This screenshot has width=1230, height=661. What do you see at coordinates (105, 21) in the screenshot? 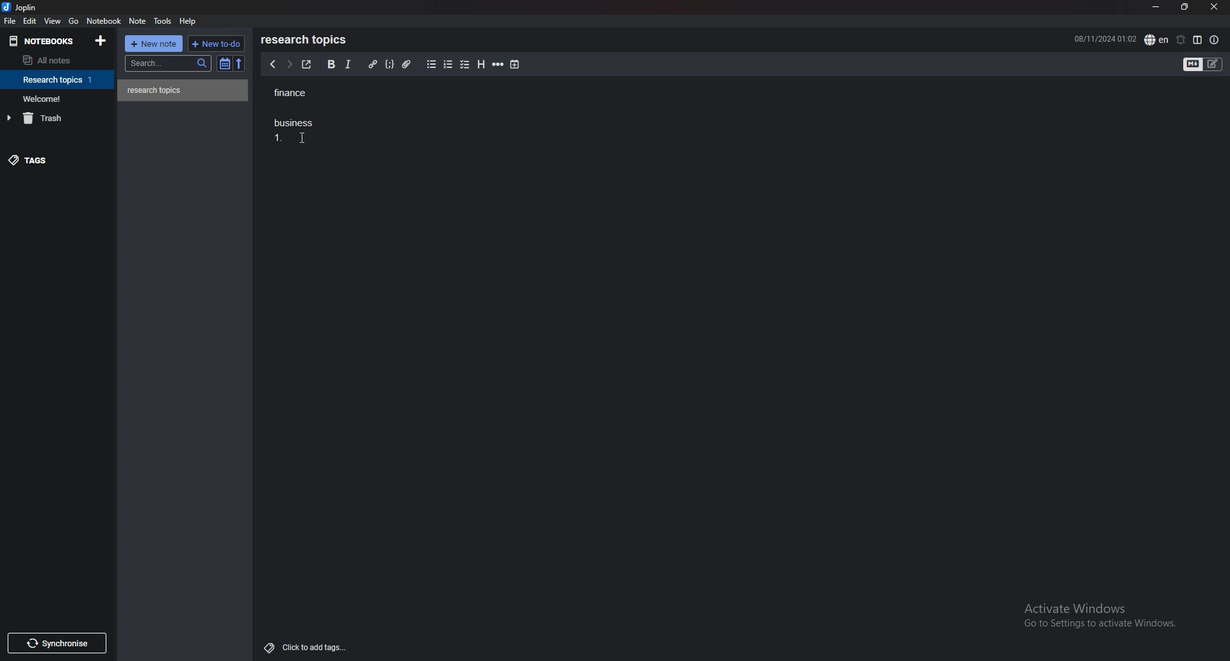
I see `notebook` at bounding box center [105, 21].